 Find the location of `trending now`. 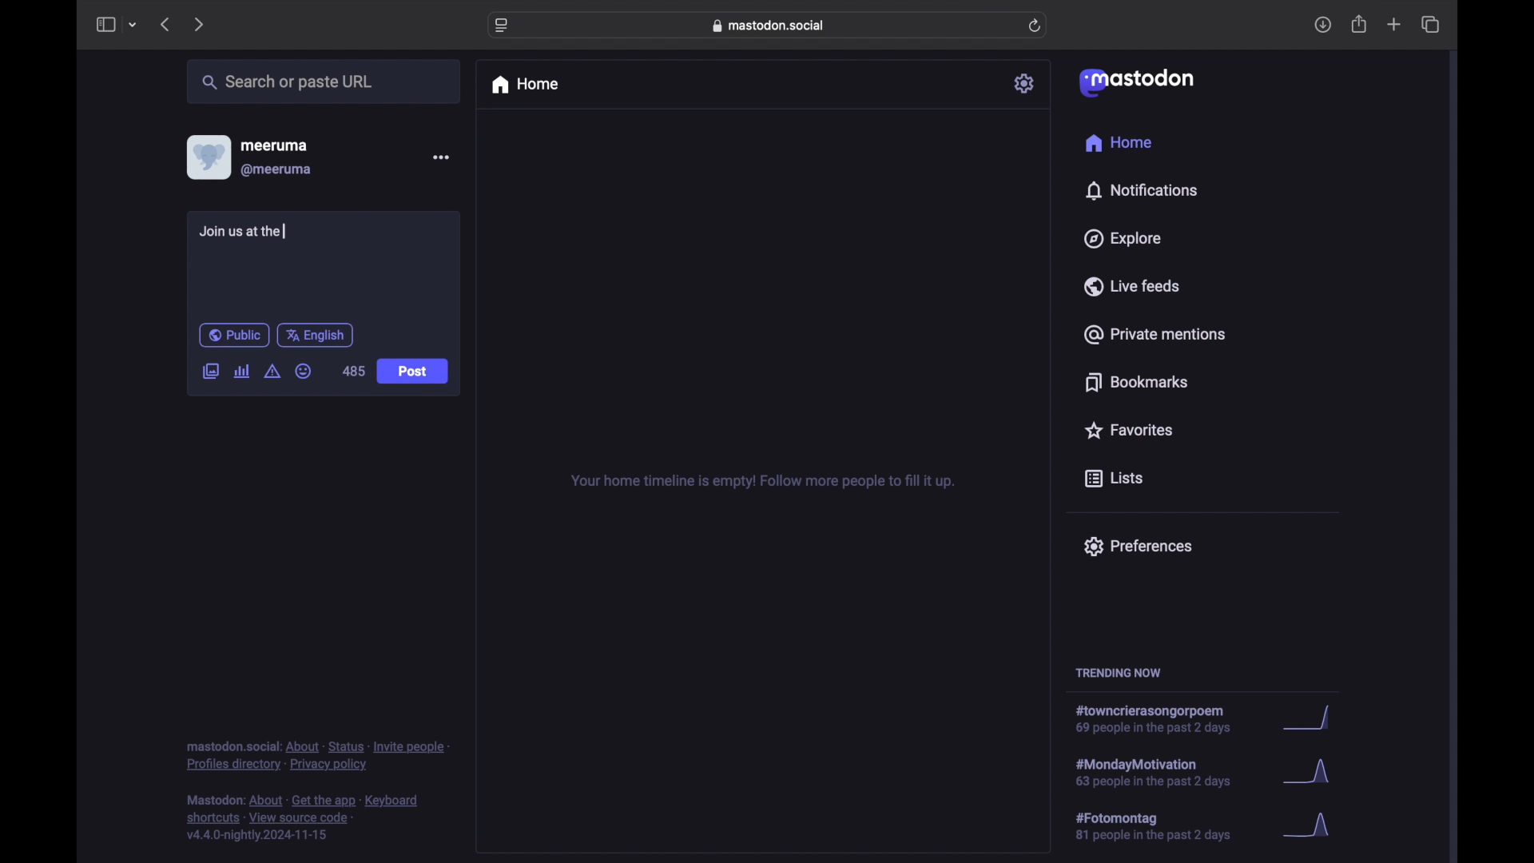

trending now is located at coordinates (1118, 673).